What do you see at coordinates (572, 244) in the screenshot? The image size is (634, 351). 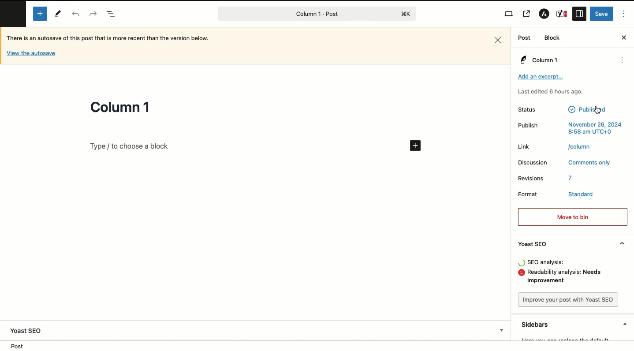 I see `Yoast SEO` at bounding box center [572, 244].